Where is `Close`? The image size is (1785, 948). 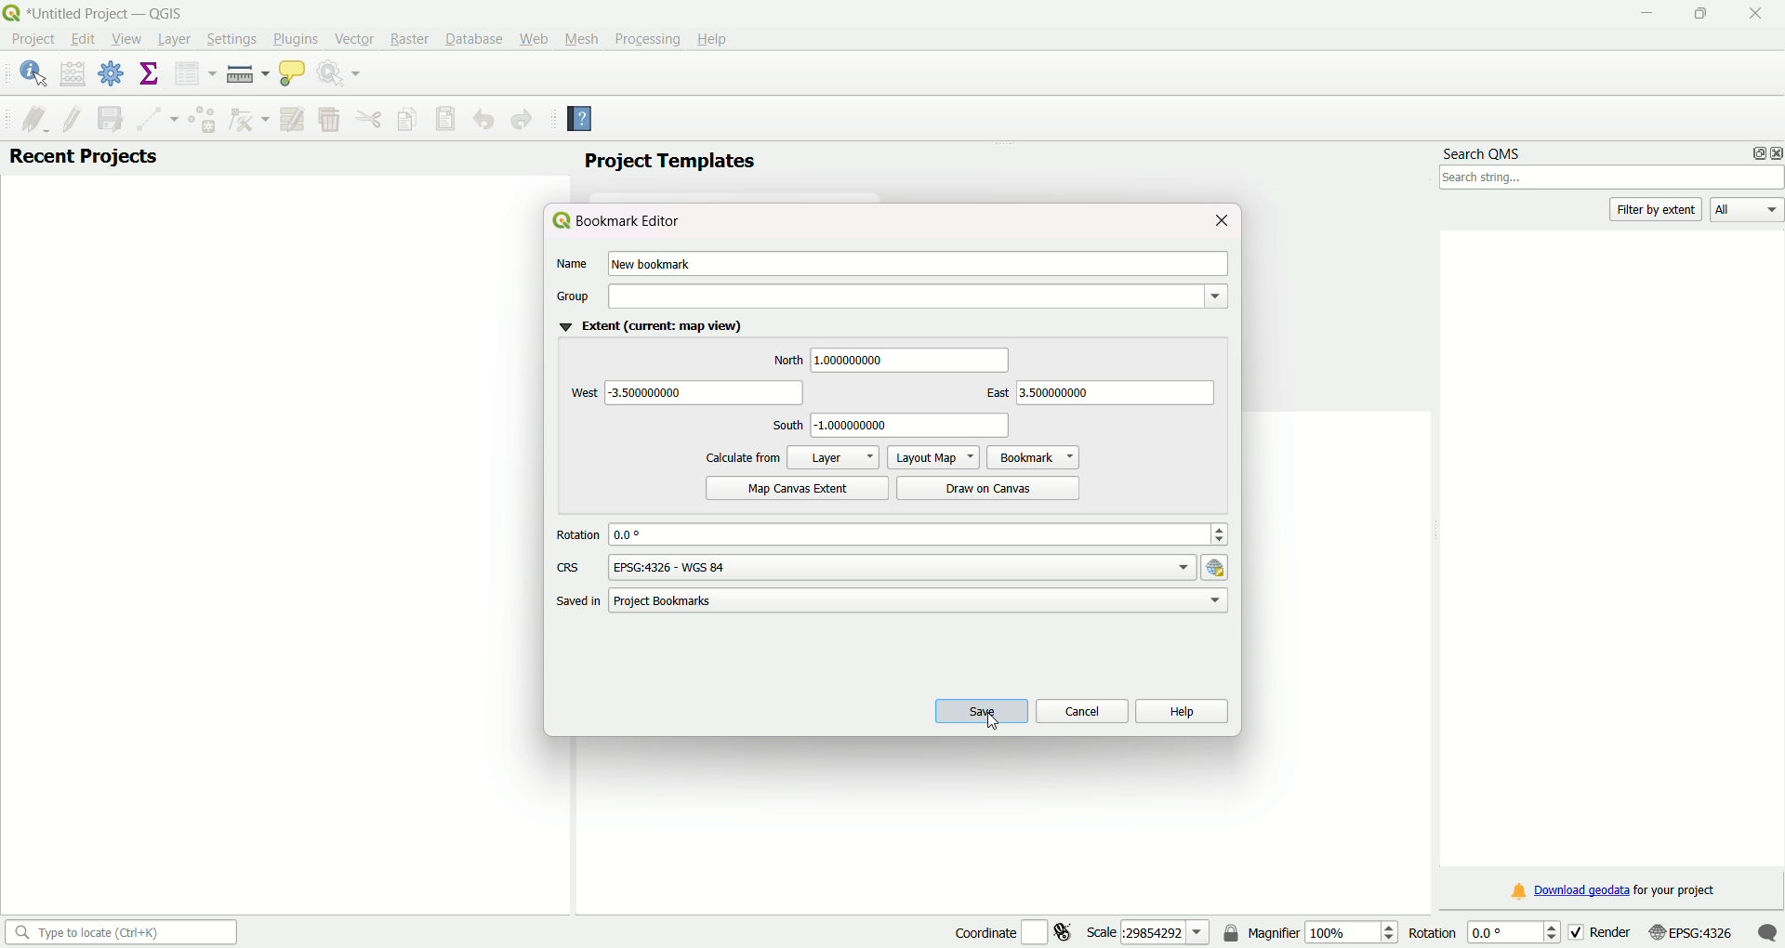 Close is located at coordinates (1751, 14).